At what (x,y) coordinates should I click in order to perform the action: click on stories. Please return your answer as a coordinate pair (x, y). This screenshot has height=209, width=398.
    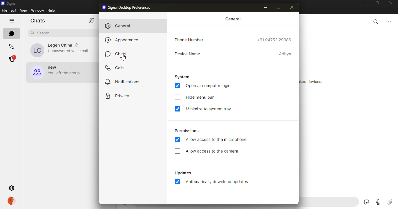
    Looking at the image, I should click on (14, 59).